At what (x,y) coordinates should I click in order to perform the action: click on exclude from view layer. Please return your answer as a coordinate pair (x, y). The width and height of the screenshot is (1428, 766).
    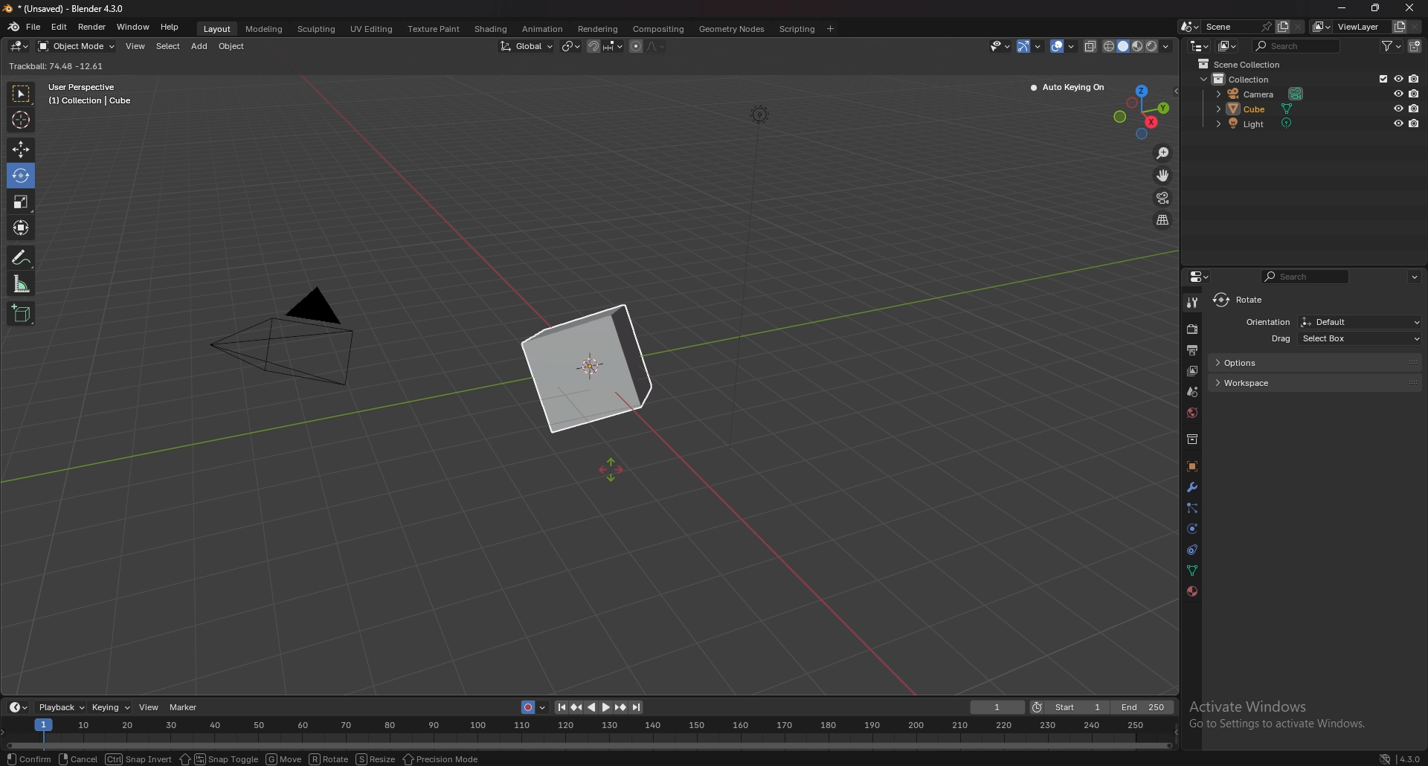
    Looking at the image, I should click on (1380, 78).